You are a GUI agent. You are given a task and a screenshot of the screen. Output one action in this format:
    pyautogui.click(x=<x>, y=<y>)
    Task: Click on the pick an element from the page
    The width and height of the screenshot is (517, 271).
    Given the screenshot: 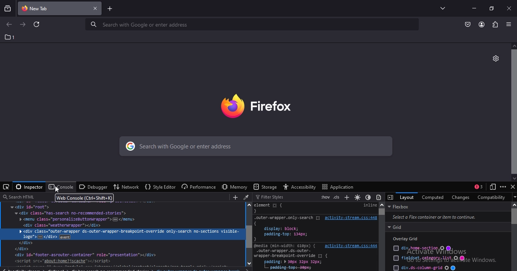 What is the action you would take?
    pyautogui.click(x=6, y=187)
    